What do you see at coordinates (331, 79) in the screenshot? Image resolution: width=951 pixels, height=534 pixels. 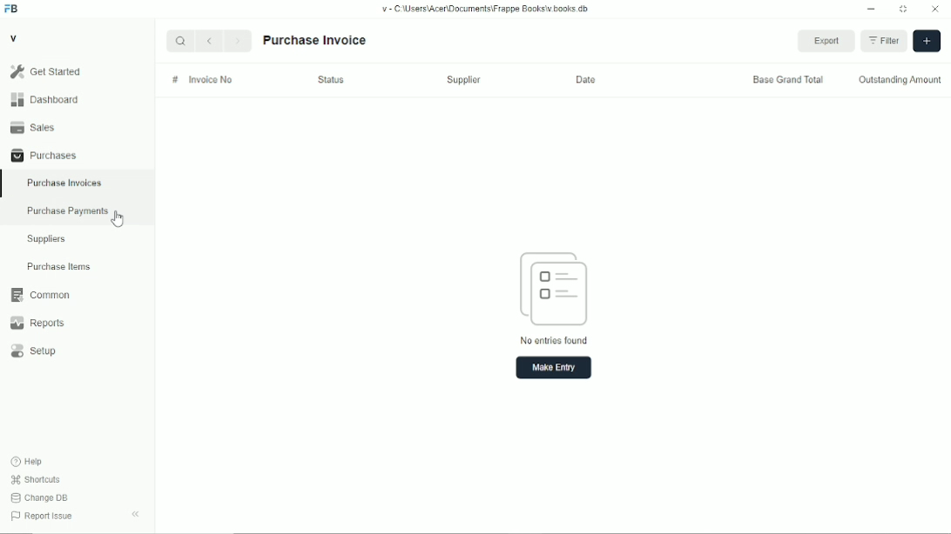 I see `Status` at bounding box center [331, 79].